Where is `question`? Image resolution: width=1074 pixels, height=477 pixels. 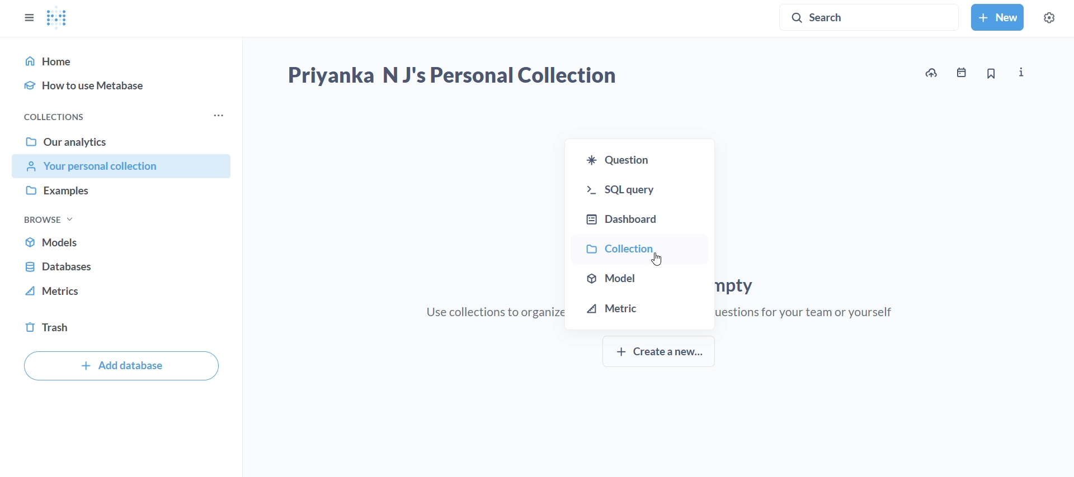
question is located at coordinates (642, 156).